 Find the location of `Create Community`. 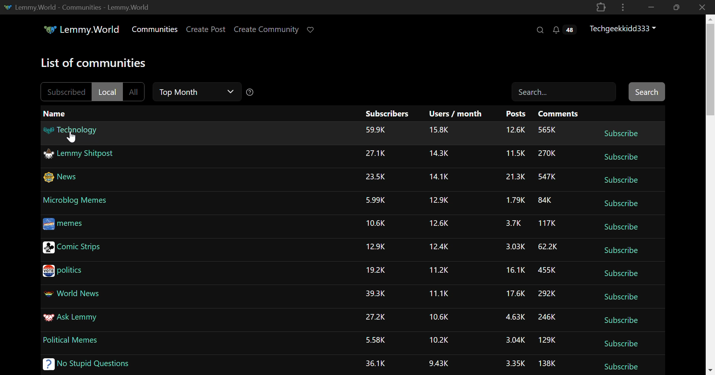

Create Community is located at coordinates (268, 30).